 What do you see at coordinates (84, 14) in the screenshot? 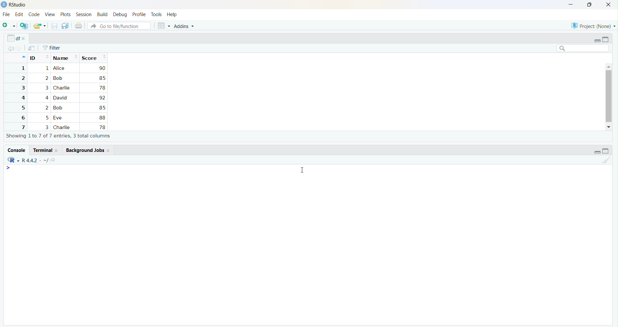
I see `Session` at bounding box center [84, 14].